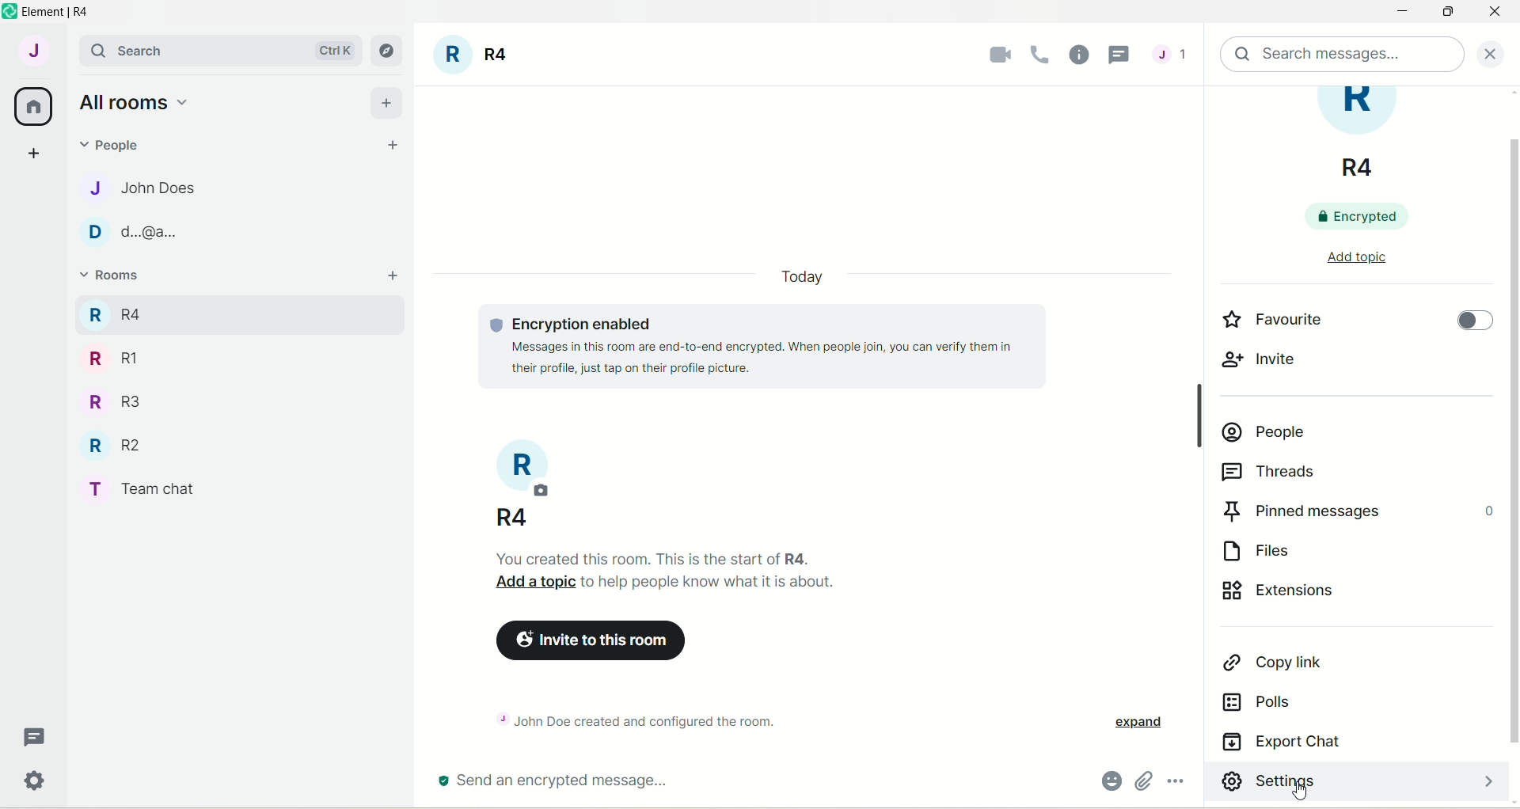 The image size is (1520, 809). I want to click on encrypted, so click(1367, 215).